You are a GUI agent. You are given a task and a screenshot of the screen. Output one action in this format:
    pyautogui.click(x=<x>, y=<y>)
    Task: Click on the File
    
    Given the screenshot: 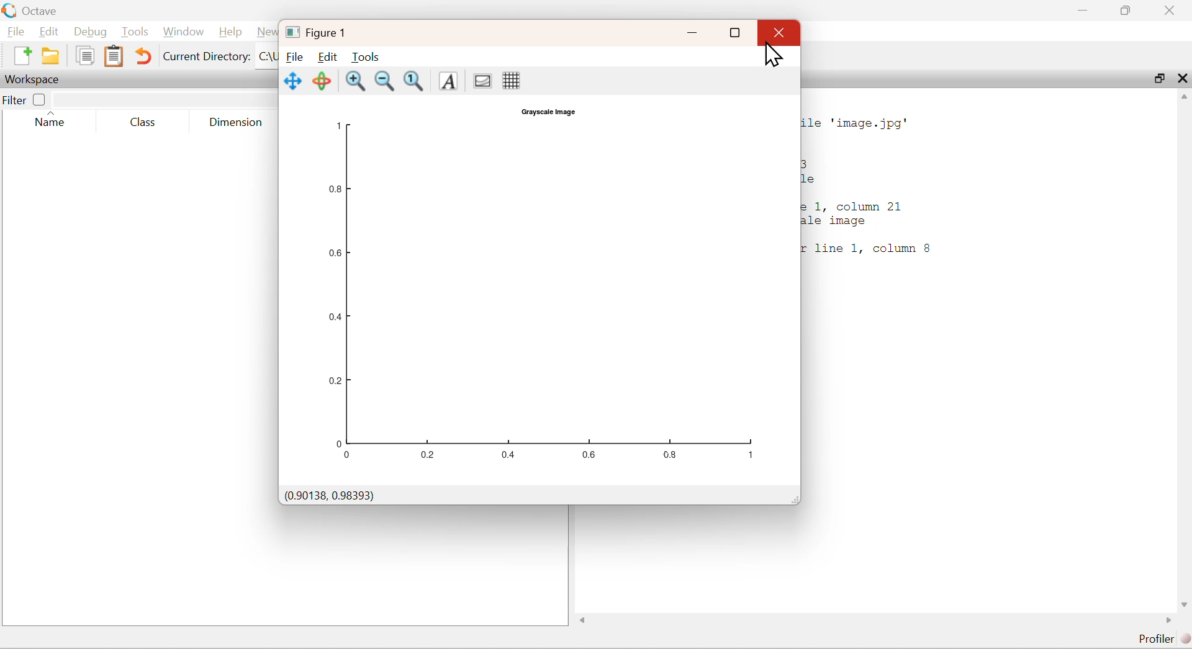 What is the action you would take?
    pyautogui.click(x=293, y=57)
    